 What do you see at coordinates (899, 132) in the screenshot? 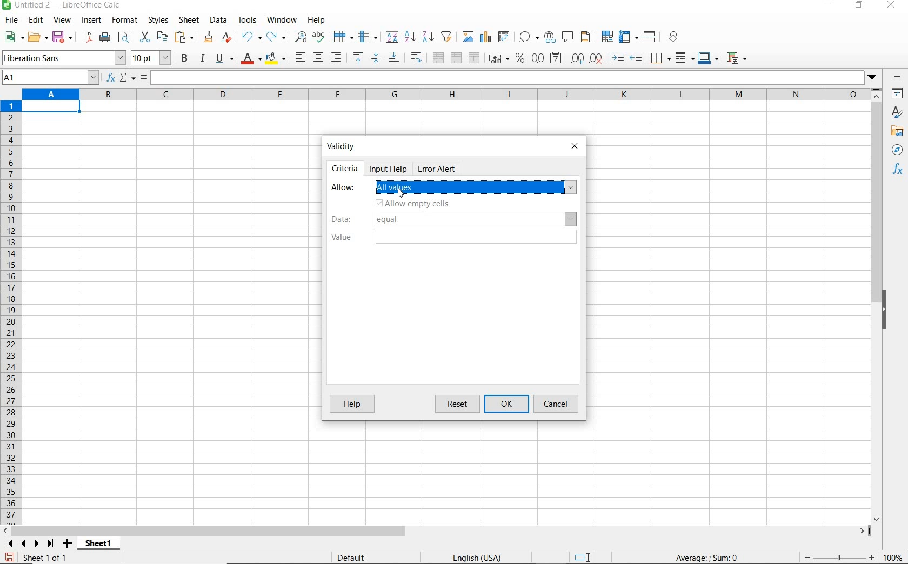
I see `gallery` at bounding box center [899, 132].